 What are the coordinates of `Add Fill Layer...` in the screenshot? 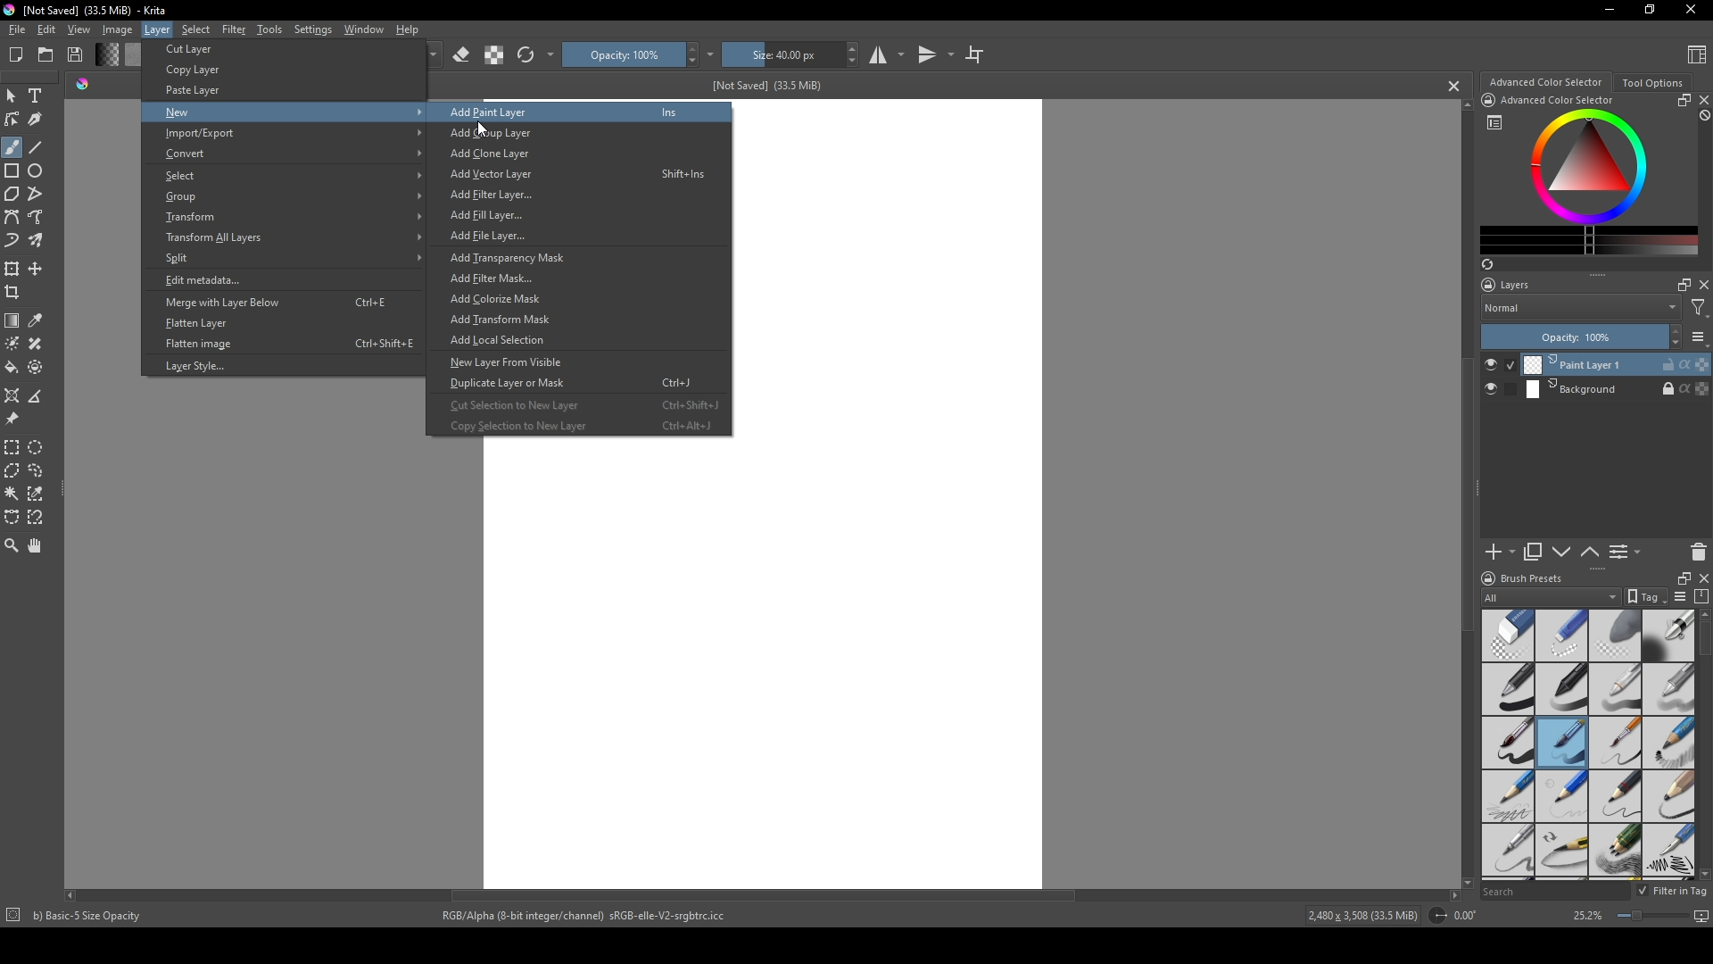 It's located at (492, 215).